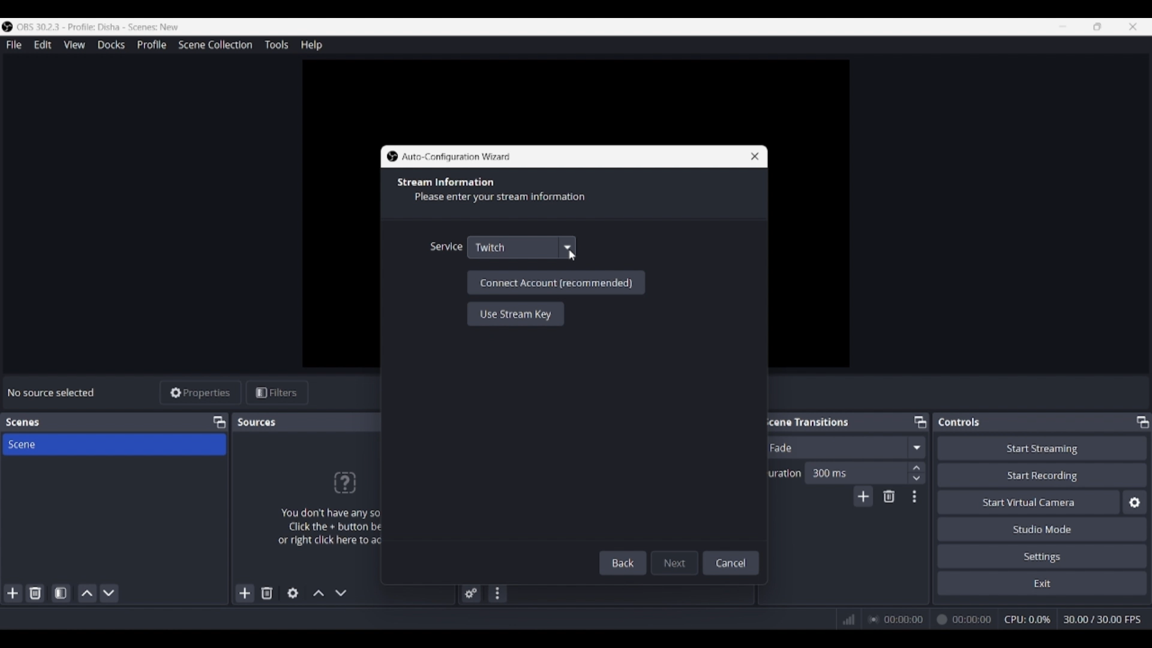 The height and width of the screenshot is (648, 1152). What do you see at coordinates (889, 496) in the screenshot?
I see `Remove configurble transition` at bounding box center [889, 496].